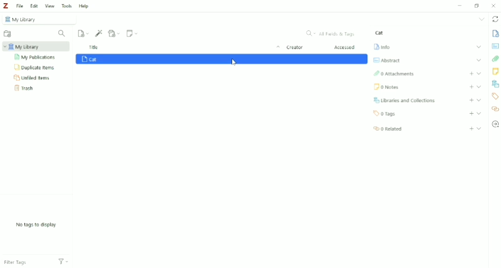 The image size is (501, 268). What do you see at coordinates (495, 59) in the screenshot?
I see `Attachments` at bounding box center [495, 59].